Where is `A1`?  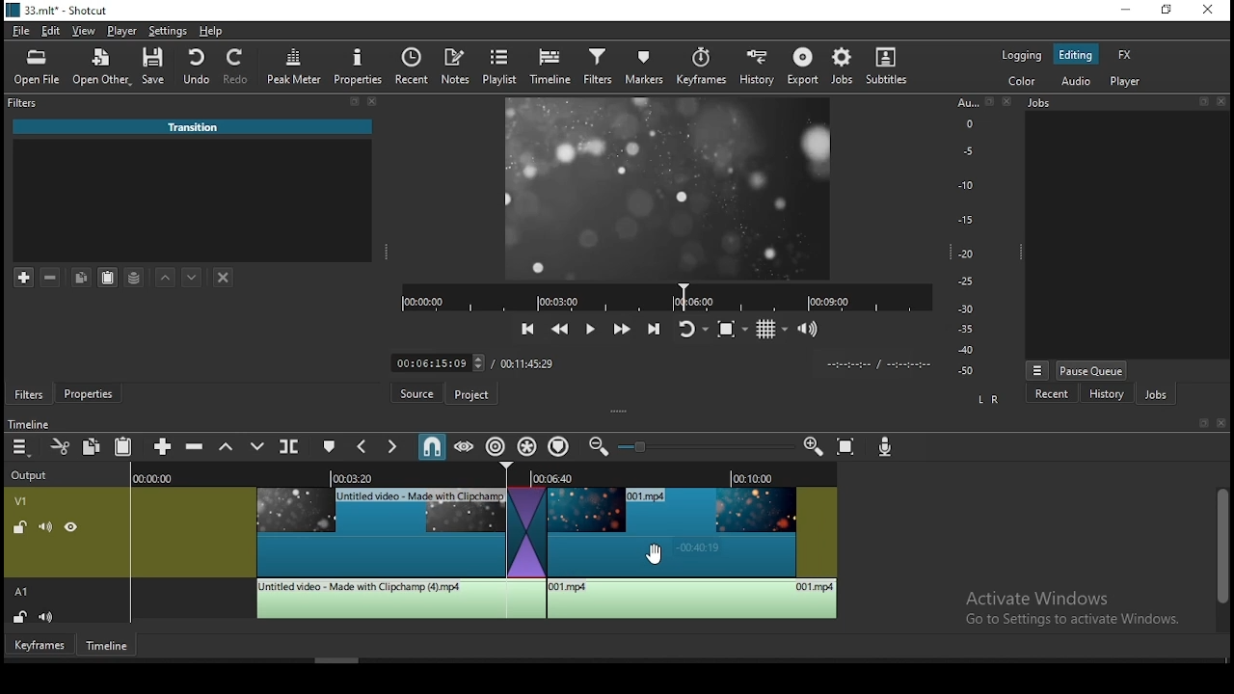 A1 is located at coordinates (25, 592).